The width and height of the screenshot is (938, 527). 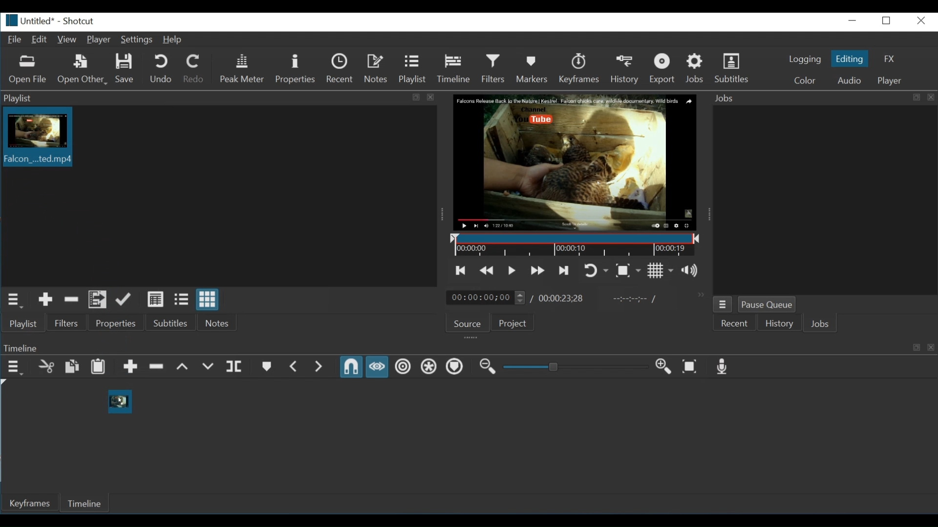 What do you see at coordinates (194, 68) in the screenshot?
I see `Redo` at bounding box center [194, 68].